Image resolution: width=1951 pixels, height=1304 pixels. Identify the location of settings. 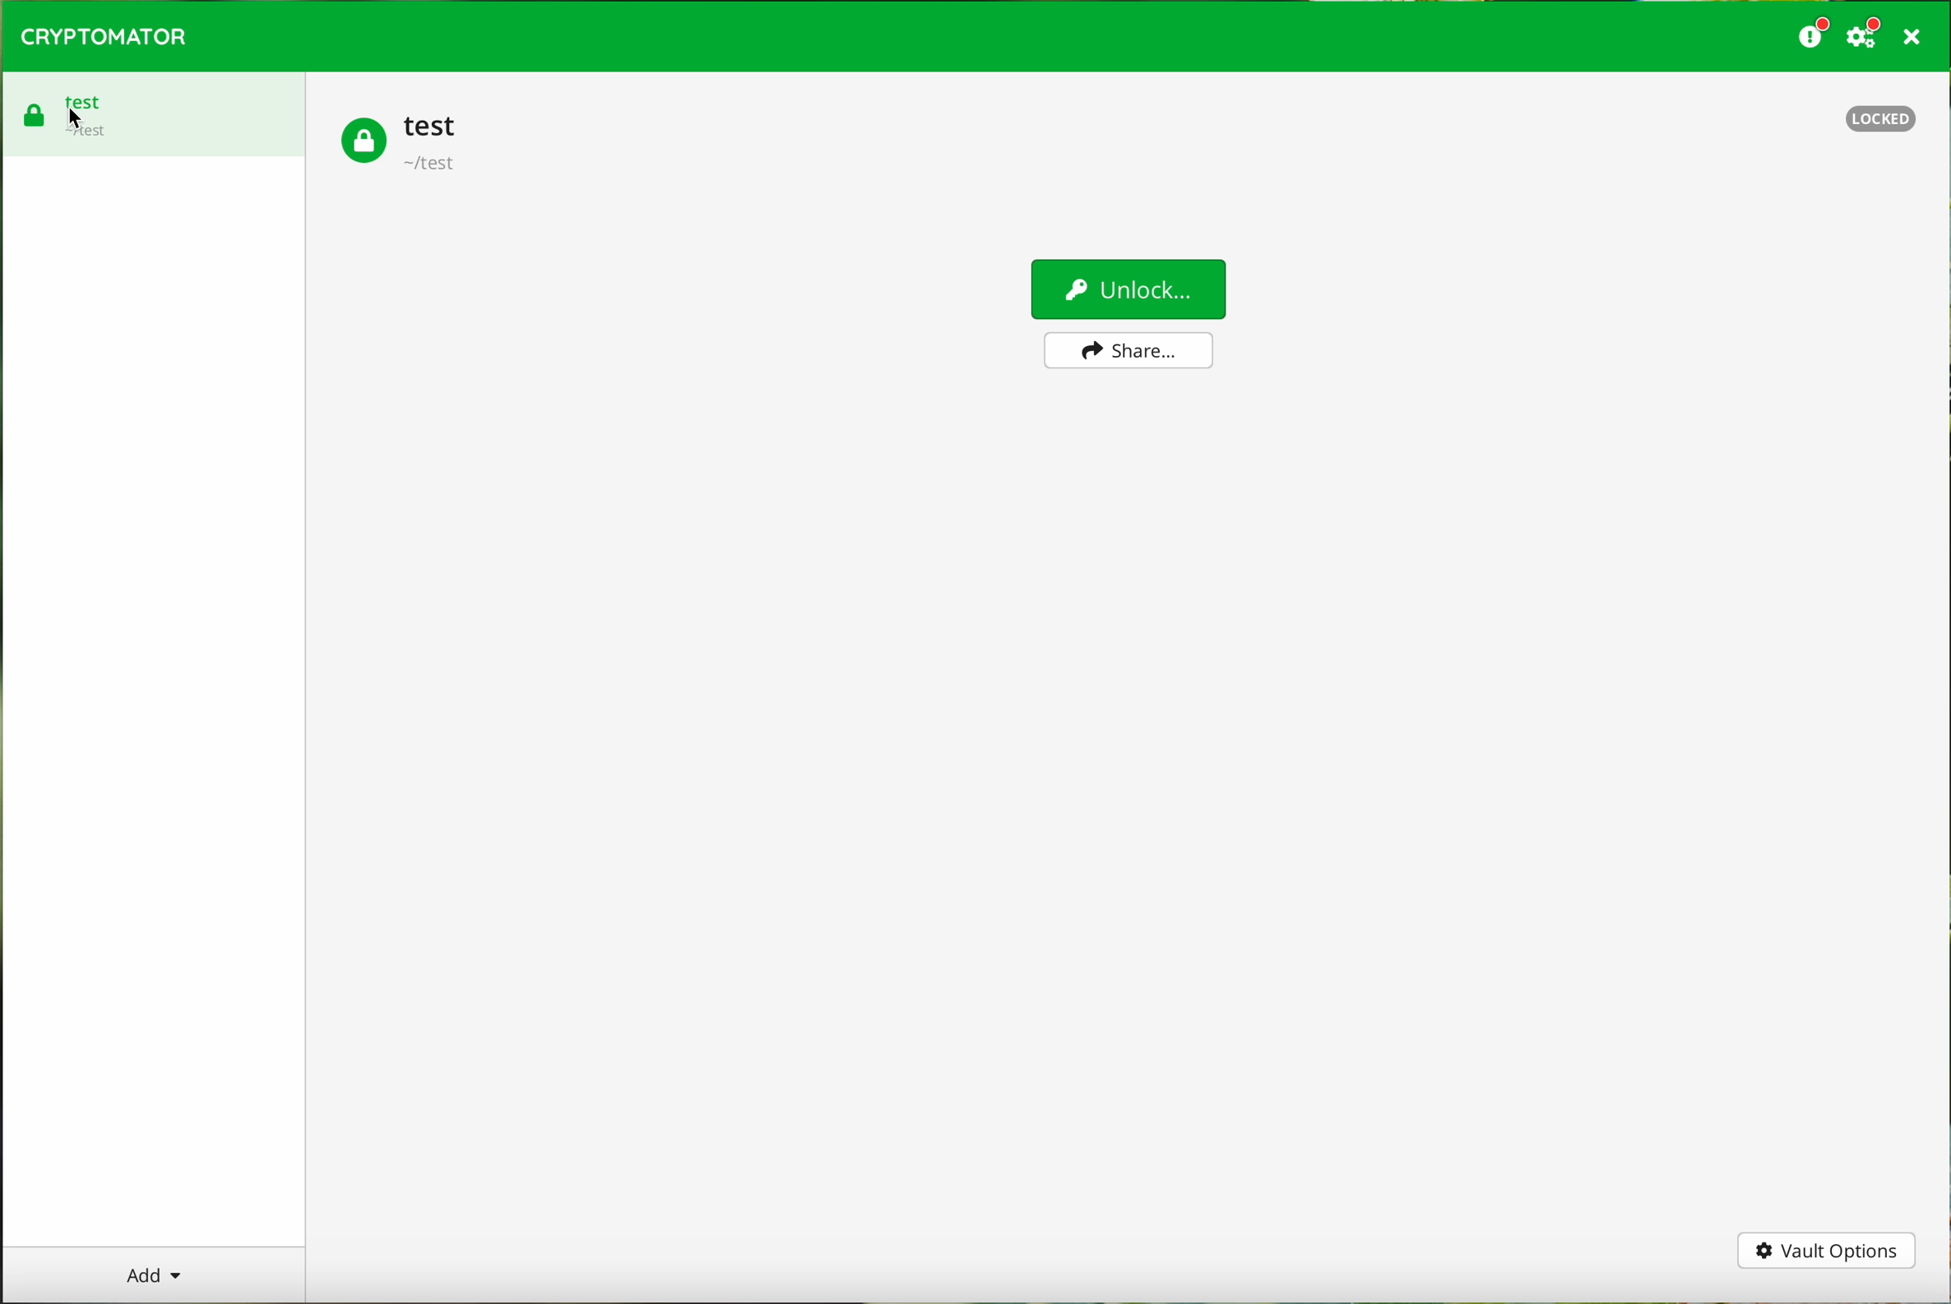
(1867, 34).